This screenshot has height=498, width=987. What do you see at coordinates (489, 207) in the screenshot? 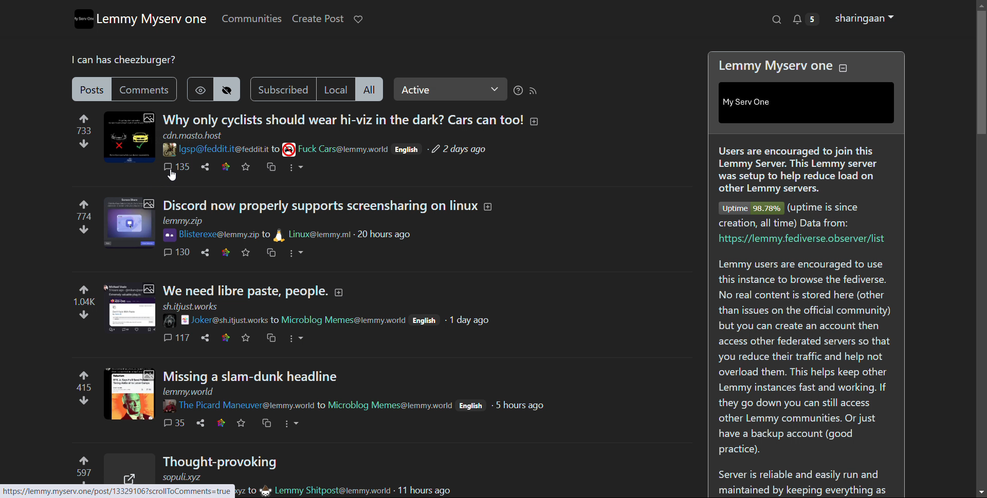
I see `expand` at bounding box center [489, 207].